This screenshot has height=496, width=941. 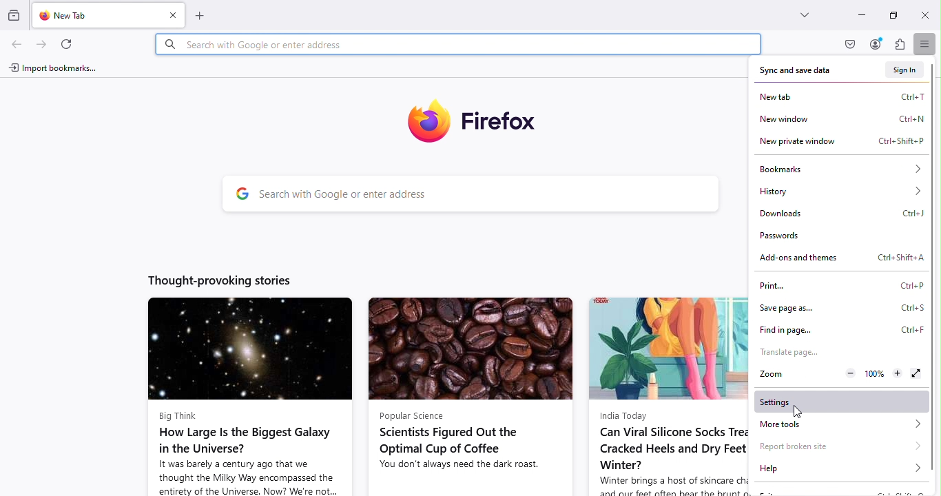 What do you see at coordinates (840, 211) in the screenshot?
I see `Downloads` at bounding box center [840, 211].